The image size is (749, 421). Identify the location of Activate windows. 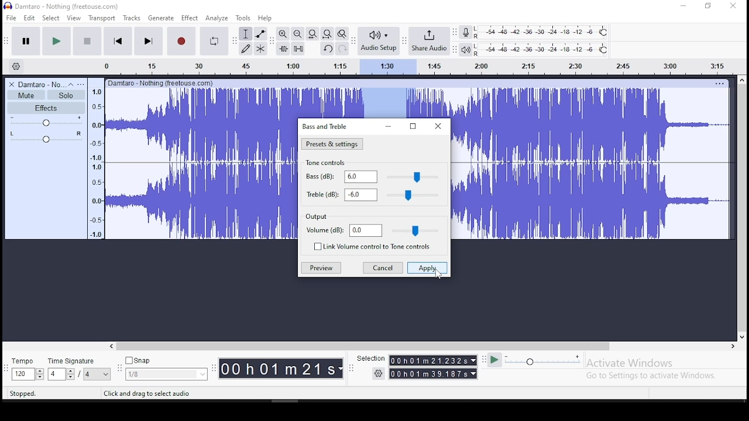
(628, 363).